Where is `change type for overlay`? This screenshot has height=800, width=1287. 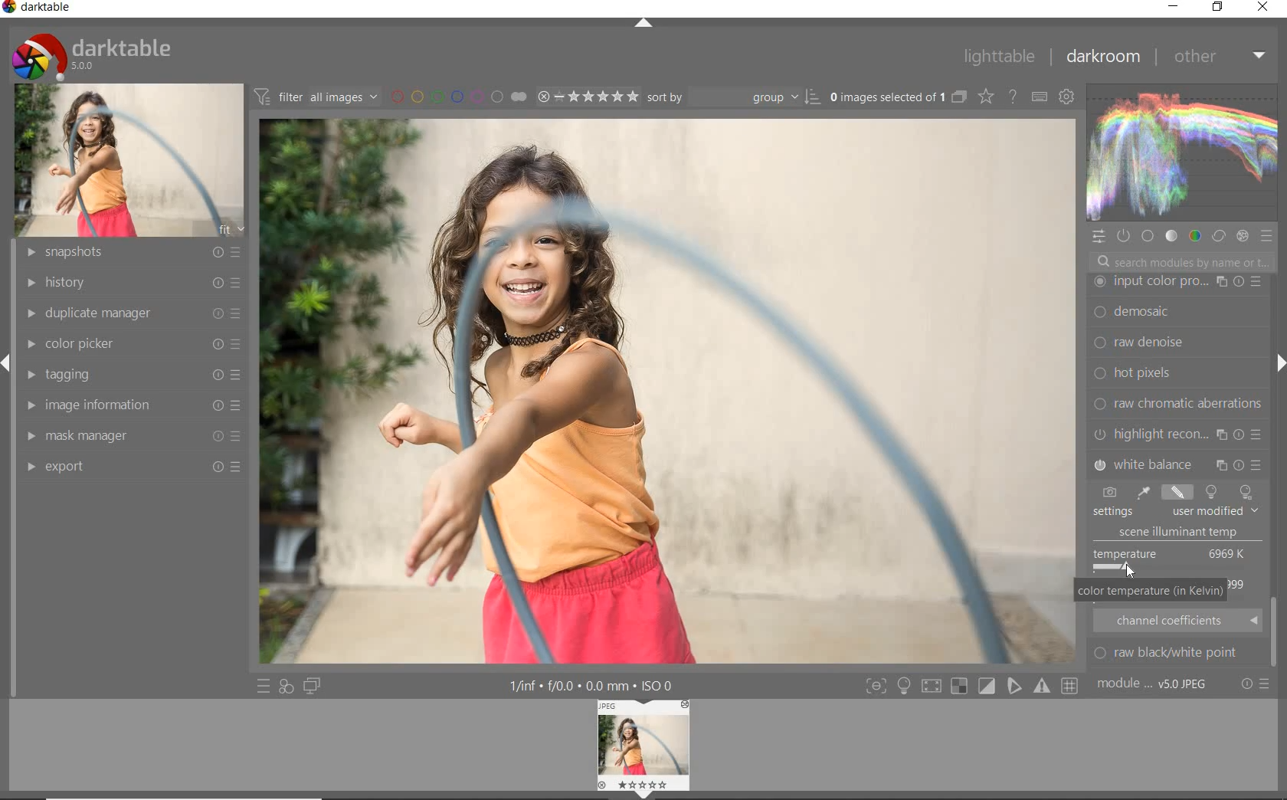
change type for overlay is located at coordinates (987, 97).